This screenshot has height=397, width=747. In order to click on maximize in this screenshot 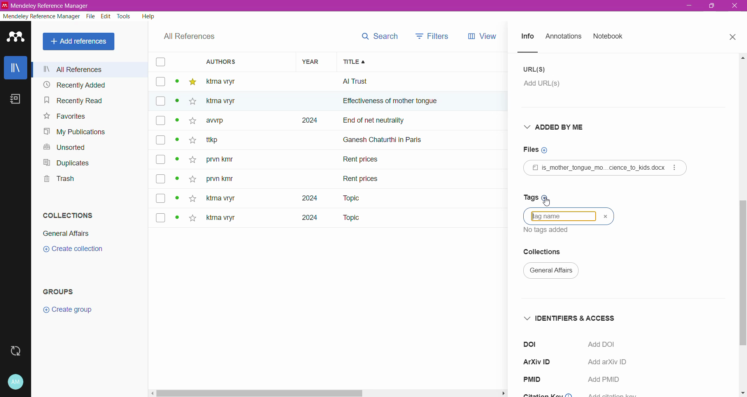, I will do `click(710, 9)`.